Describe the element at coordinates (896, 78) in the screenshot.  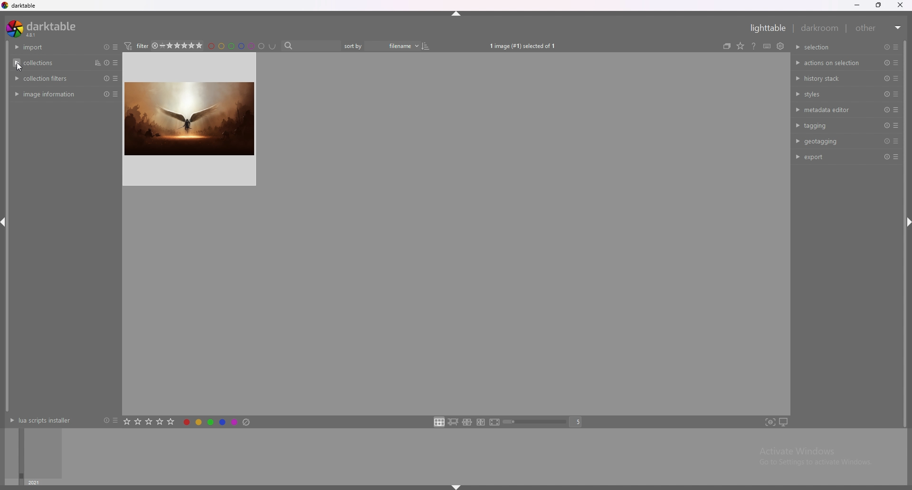
I see `presets` at that location.